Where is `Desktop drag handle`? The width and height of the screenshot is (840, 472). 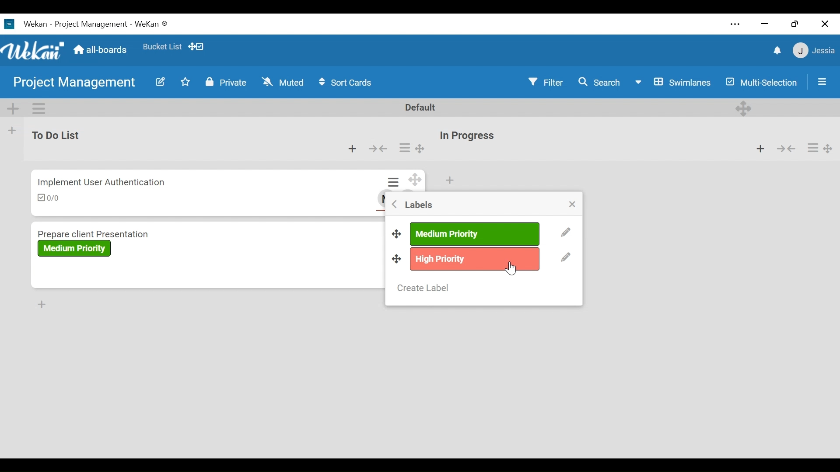 Desktop drag handle is located at coordinates (415, 181).